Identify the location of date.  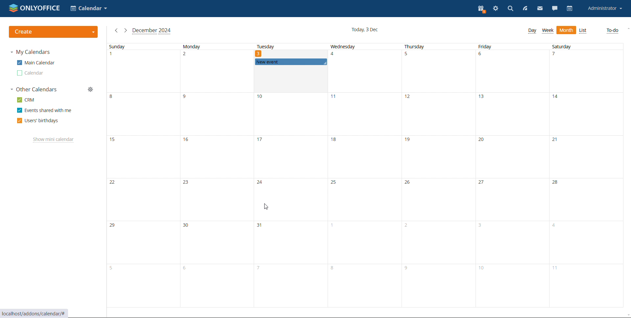
(514, 286).